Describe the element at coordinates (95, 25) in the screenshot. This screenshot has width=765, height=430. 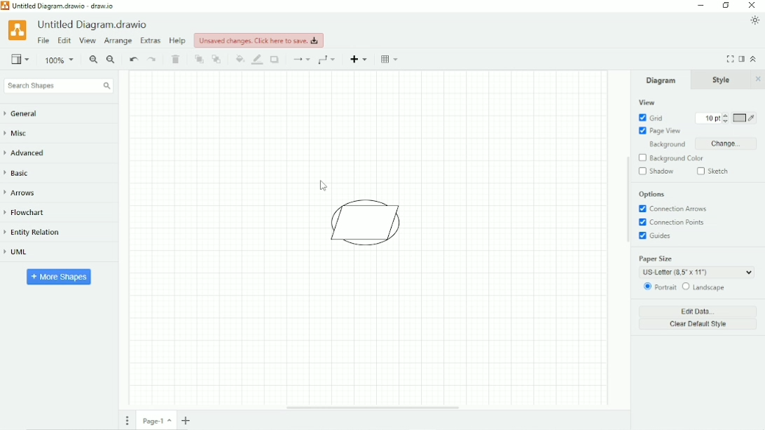
I see `Title` at that location.